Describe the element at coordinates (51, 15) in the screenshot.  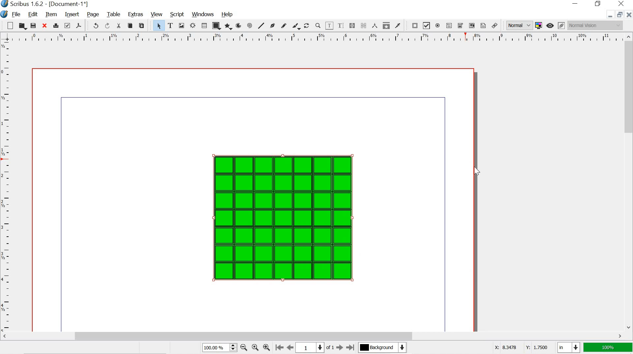
I see `item` at that location.